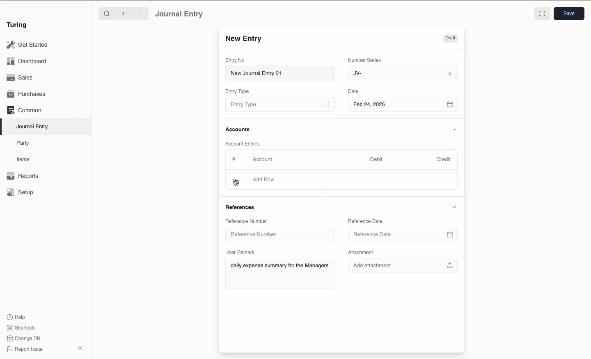  I want to click on Setup, so click(21, 192).